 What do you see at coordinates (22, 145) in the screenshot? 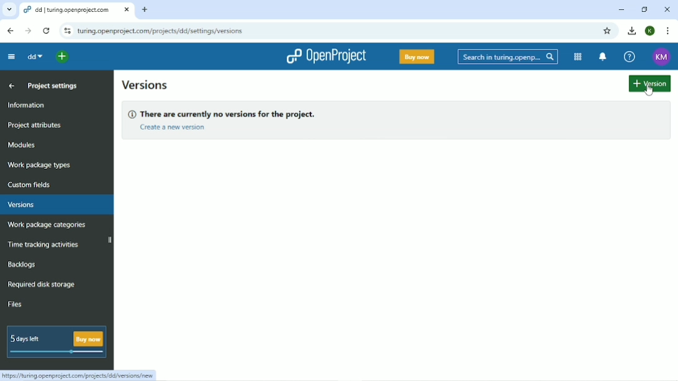
I see `Modules` at bounding box center [22, 145].